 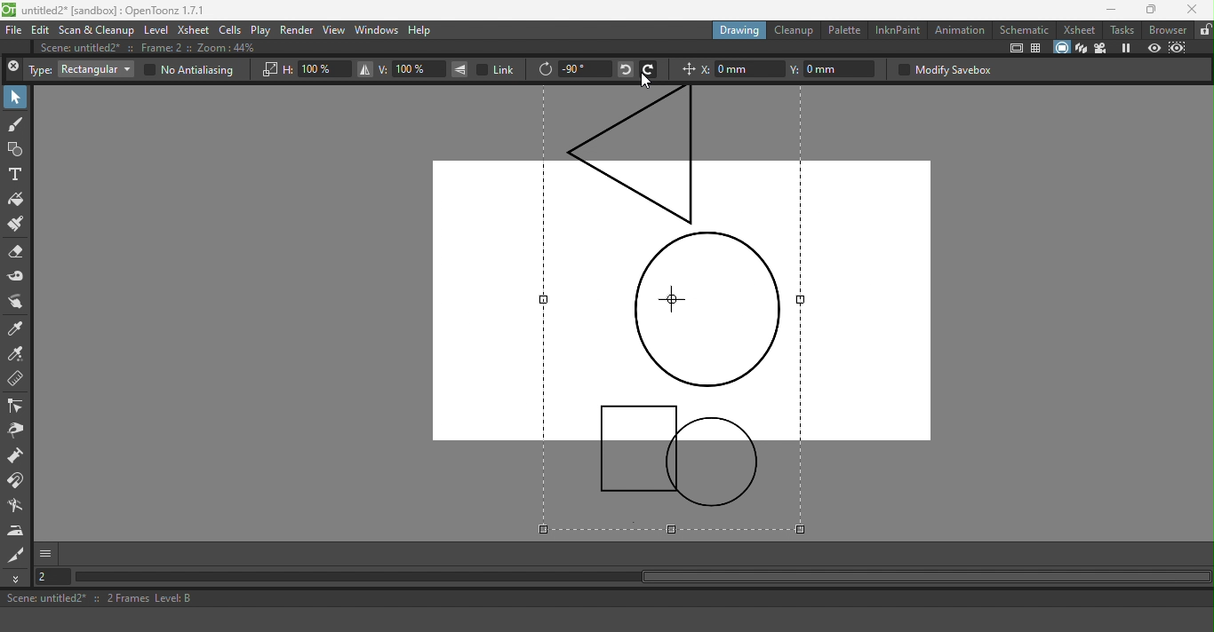 I want to click on Cutter tool, so click(x=16, y=555).